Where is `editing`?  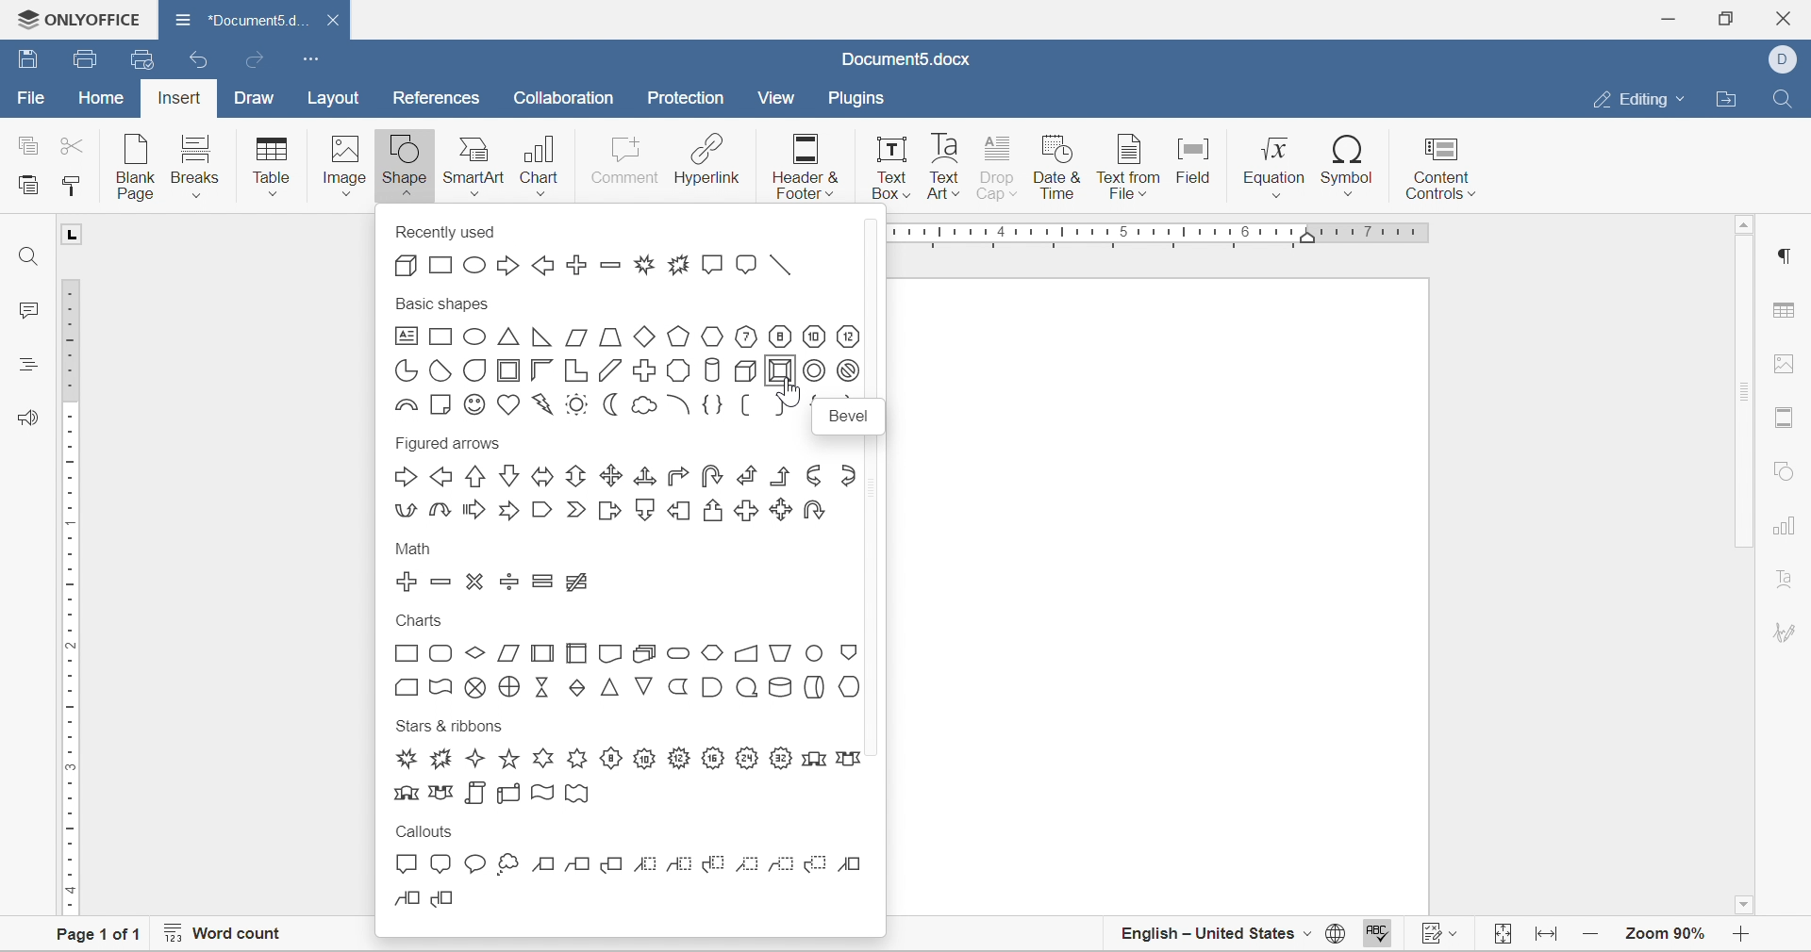
editing is located at coordinates (1635, 99).